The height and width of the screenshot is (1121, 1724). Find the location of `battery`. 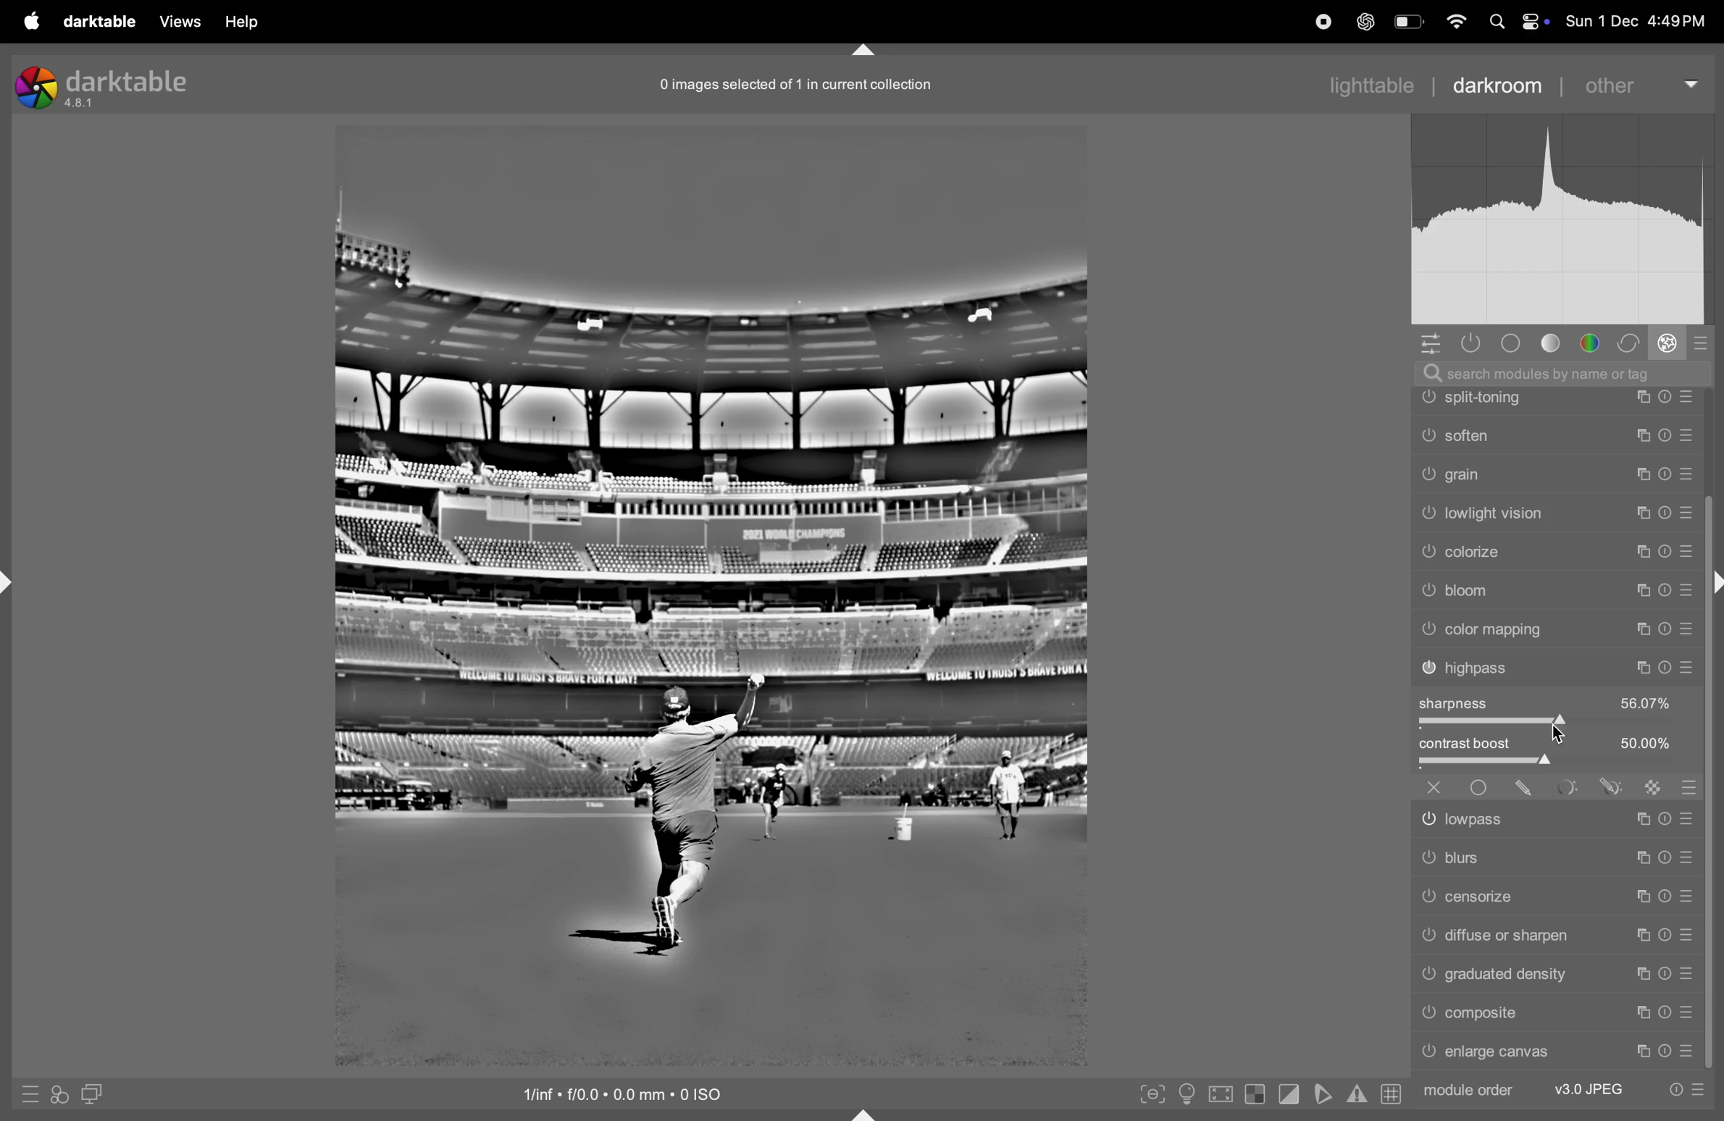

battery is located at coordinates (1407, 21).